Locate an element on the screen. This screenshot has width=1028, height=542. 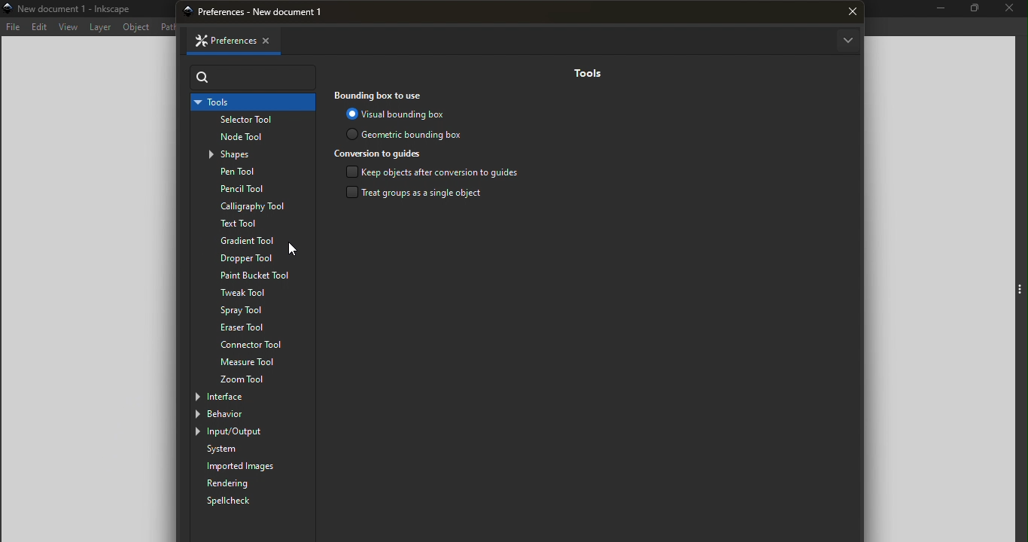
cursor is located at coordinates (295, 250).